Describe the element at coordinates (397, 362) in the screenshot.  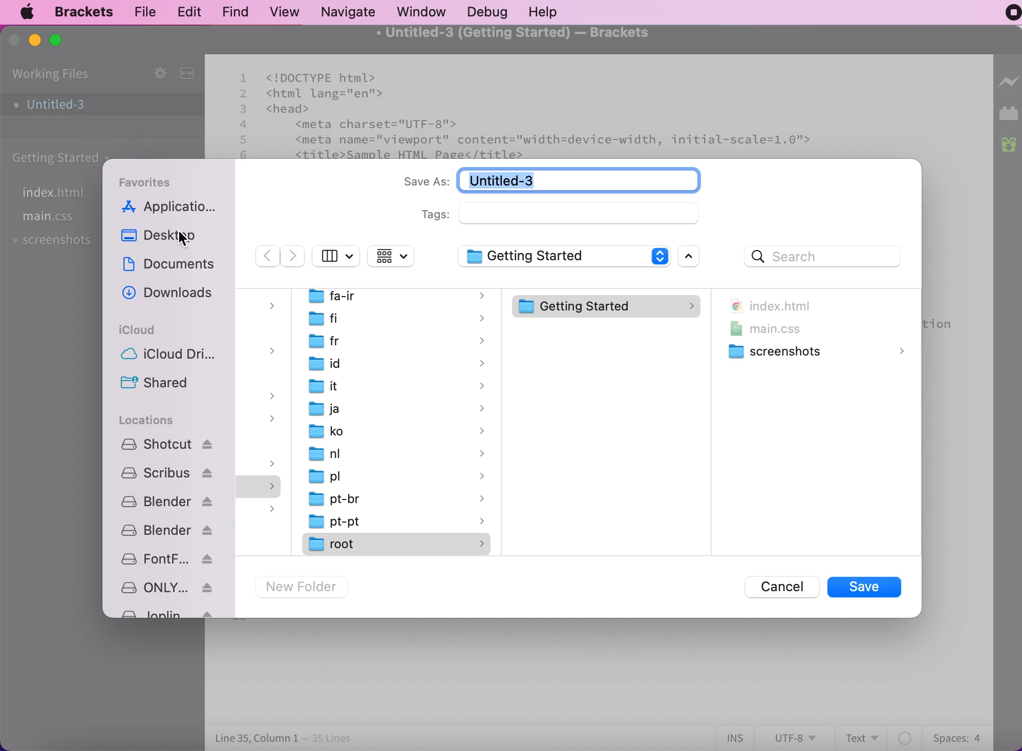
I see `id` at that location.